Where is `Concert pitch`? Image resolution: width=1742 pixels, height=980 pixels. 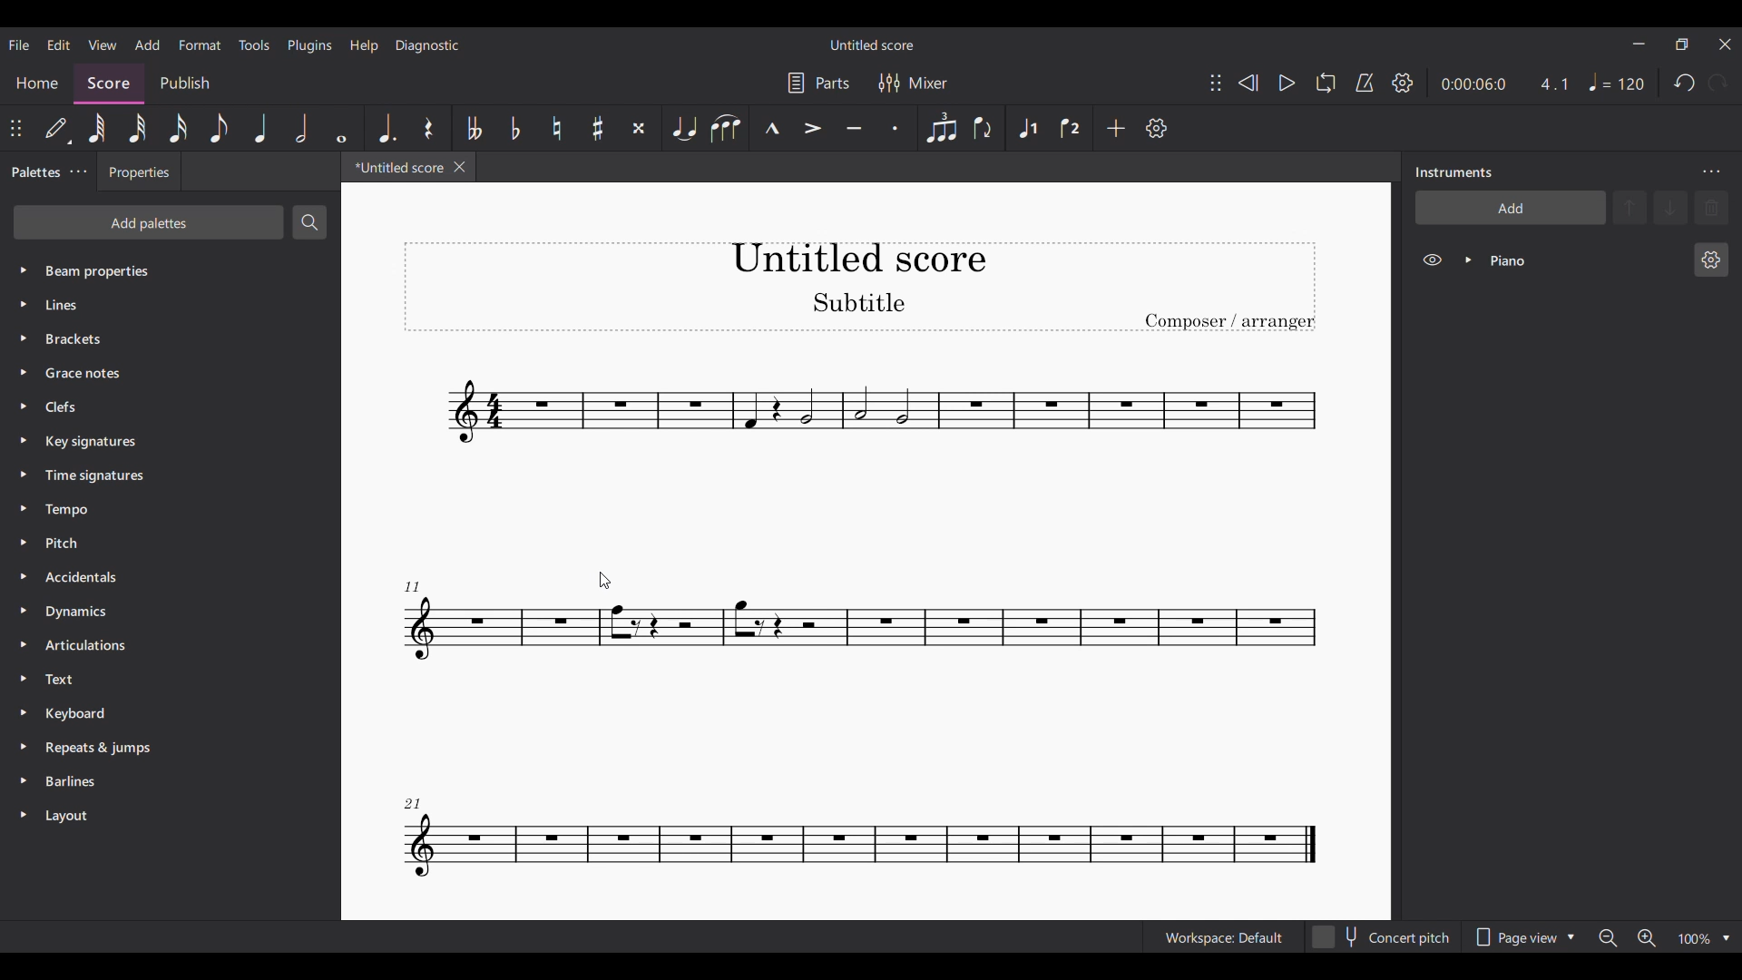
Concert pitch is located at coordinates (1382, 934).